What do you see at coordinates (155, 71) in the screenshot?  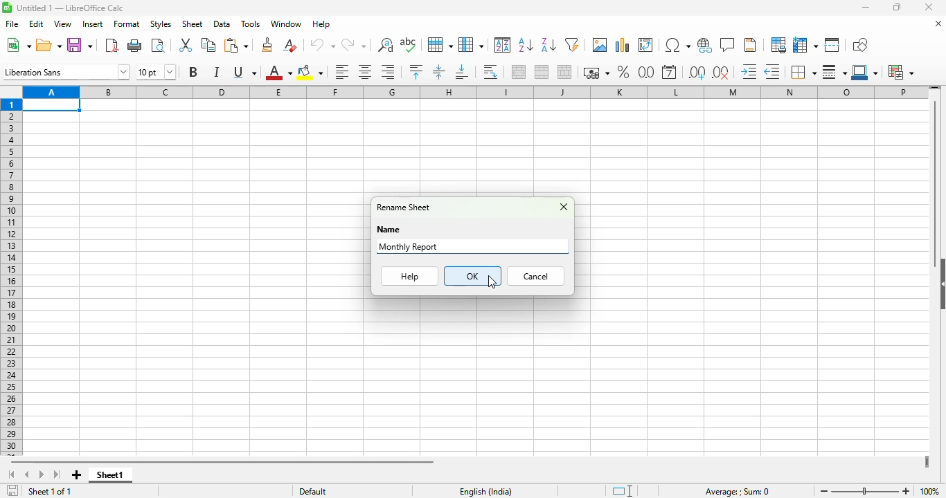 I see `font size` at bounding box center [155, 71].